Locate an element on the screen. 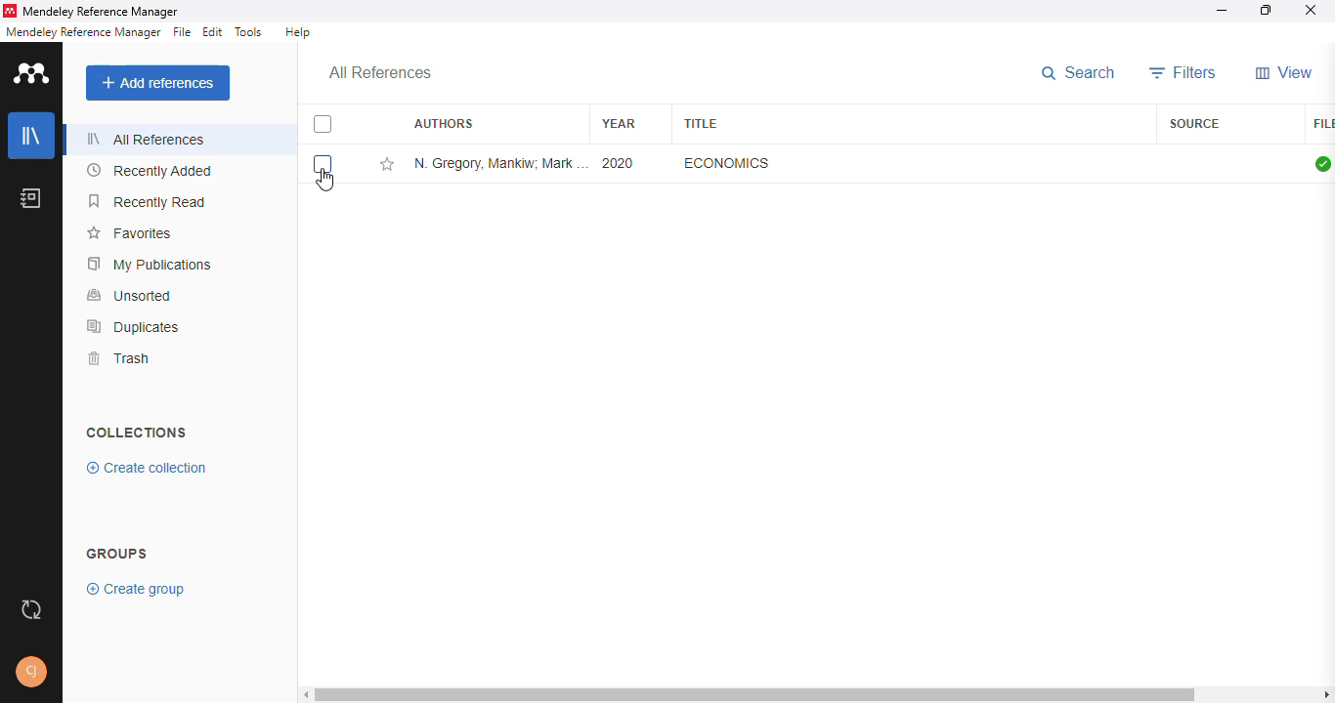 The image size is (1335, 703). tools is located at coordinates (248, 31).